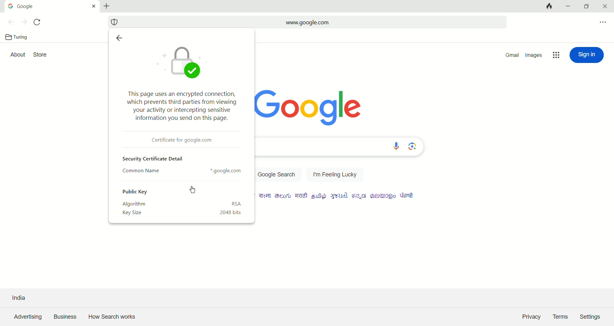 This screenshot has width=614, height=326. What do you see at coordinates (513, 55) in the screenshot?
I see `gmail` at bounding box center [513, 55].